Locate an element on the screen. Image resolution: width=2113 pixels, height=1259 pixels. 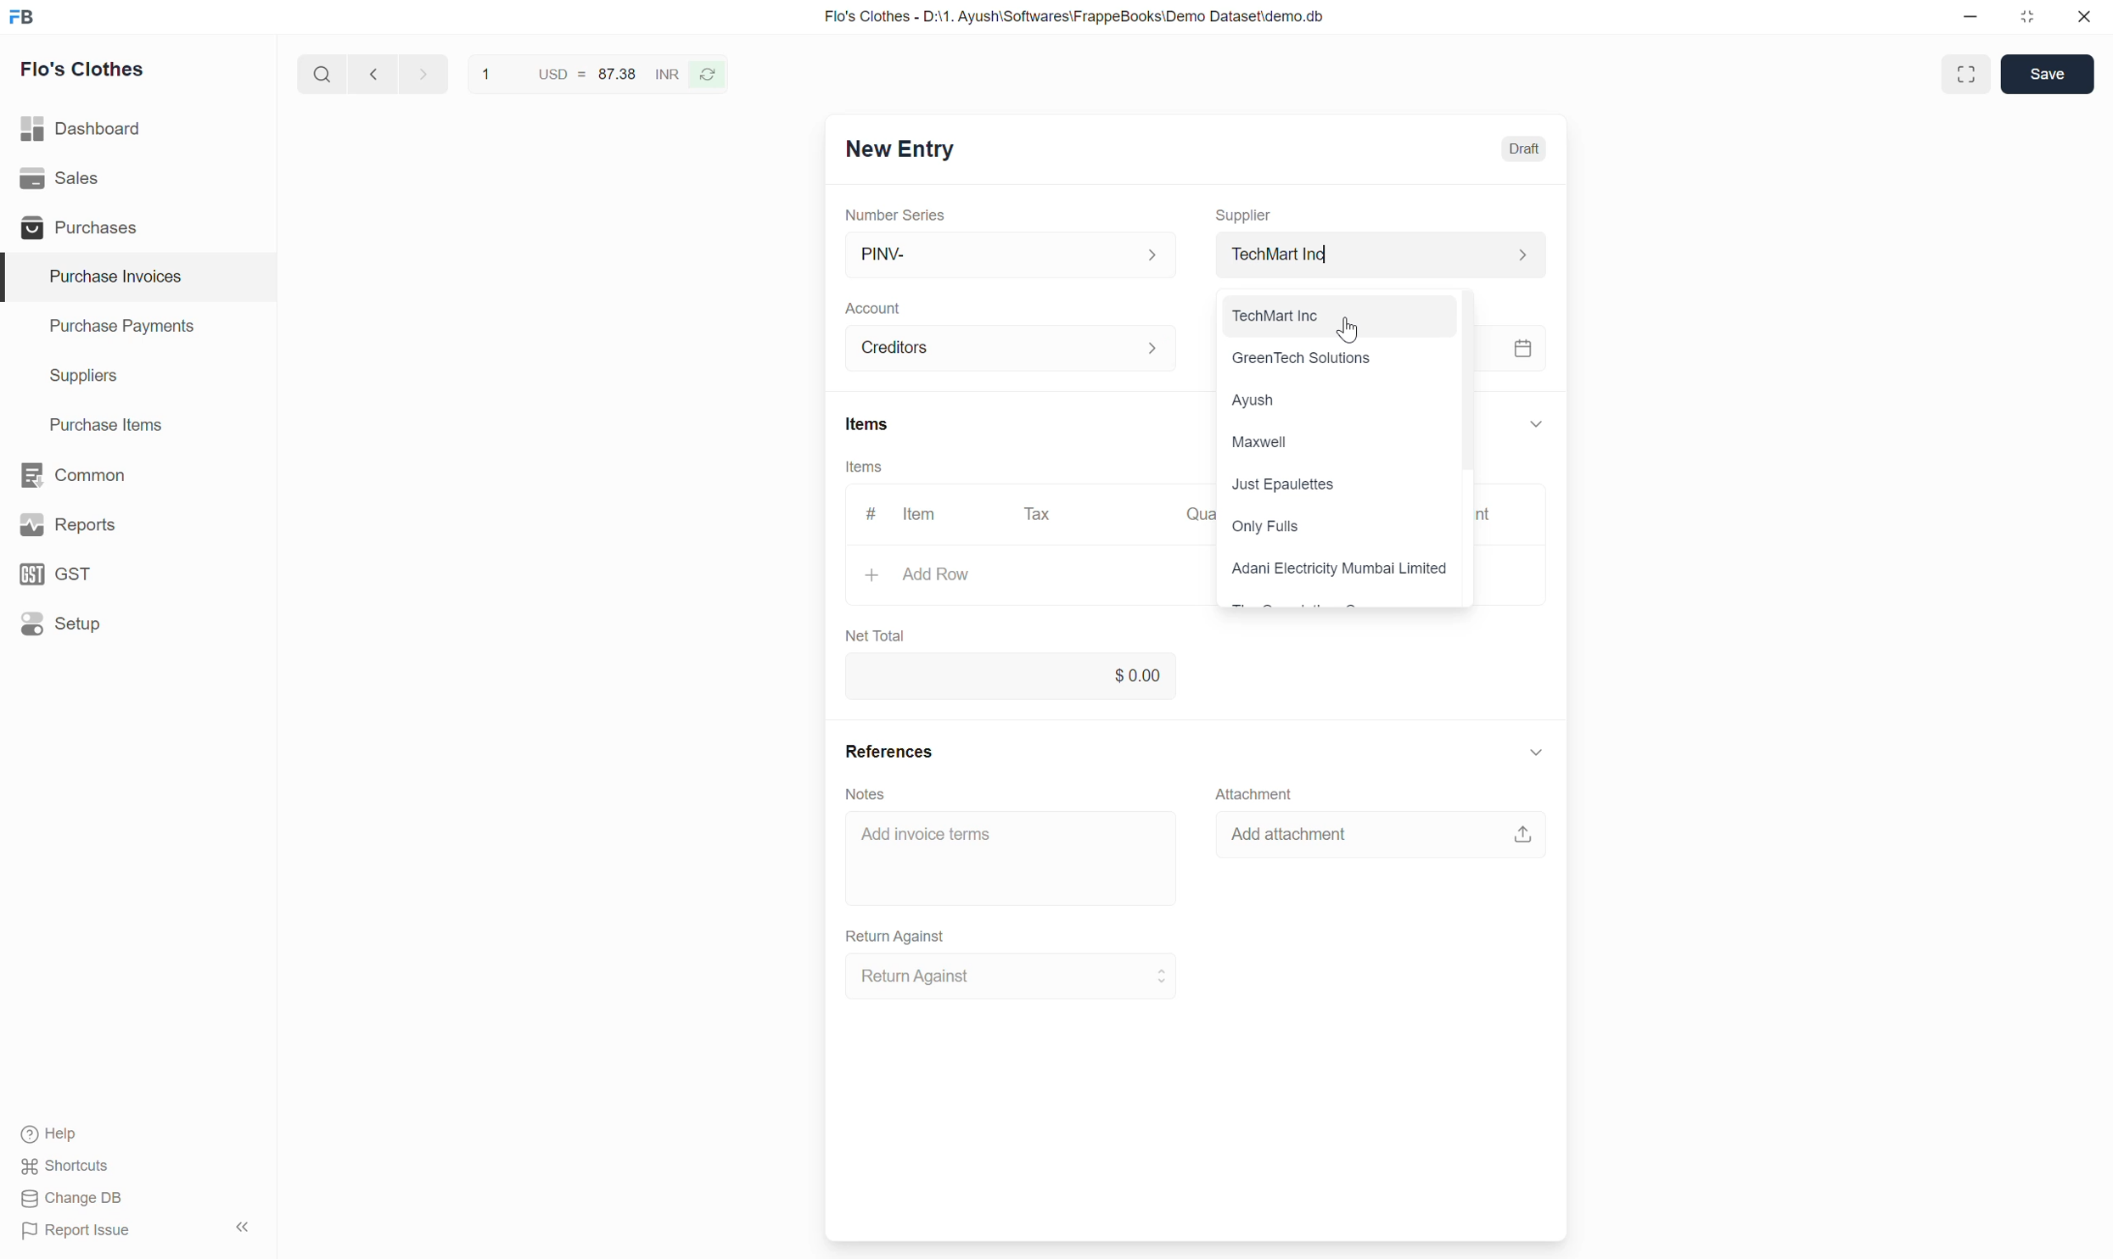
Supplier is located at coordinates (1373, 255).